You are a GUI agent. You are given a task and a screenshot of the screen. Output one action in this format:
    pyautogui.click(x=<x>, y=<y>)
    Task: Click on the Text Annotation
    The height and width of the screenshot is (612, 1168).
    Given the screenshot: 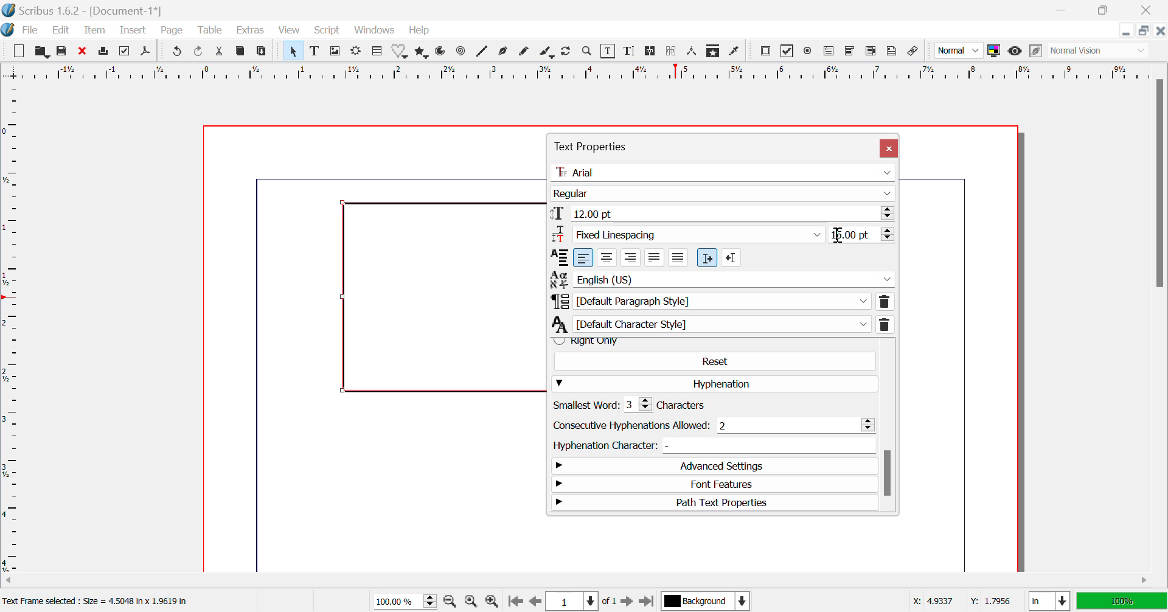 What is the action you would take?
    pyautogui.click(x=893, y=52)
    